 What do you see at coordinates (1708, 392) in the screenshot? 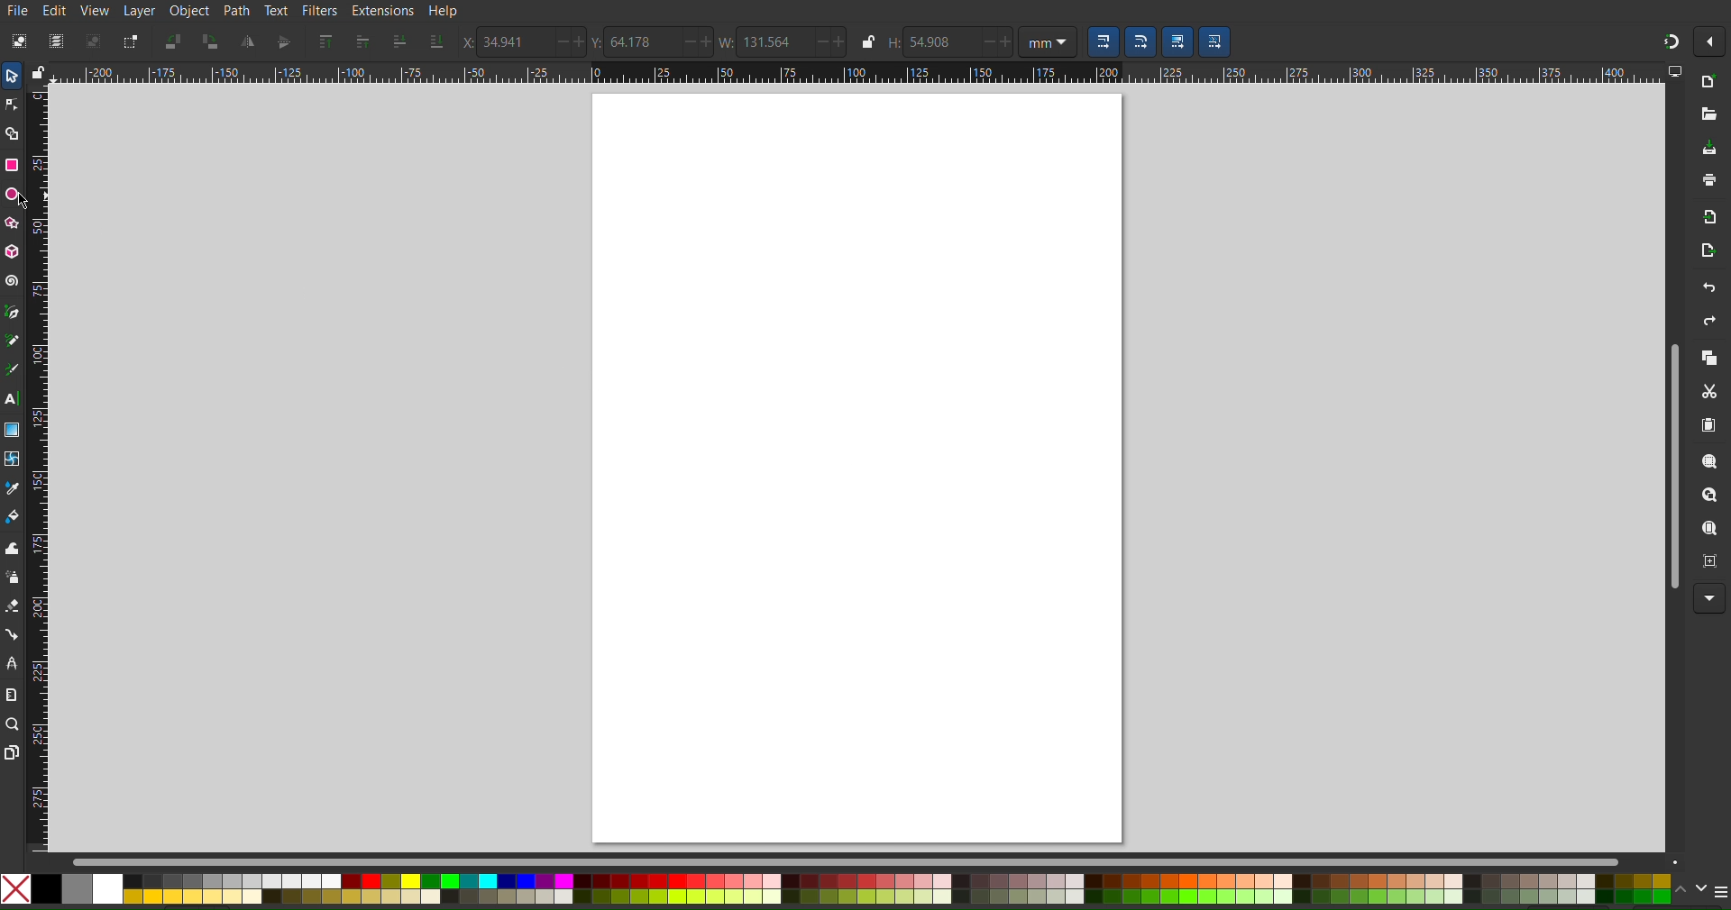
I see `Cut` at bounding box center [1708, 392].